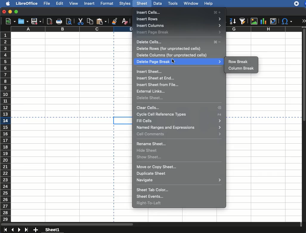 Image resolution: width=306 pixels, height=233 pixels. Describe the element at coordinates (125, 3) in the screenshot. I see `styles` at that location.